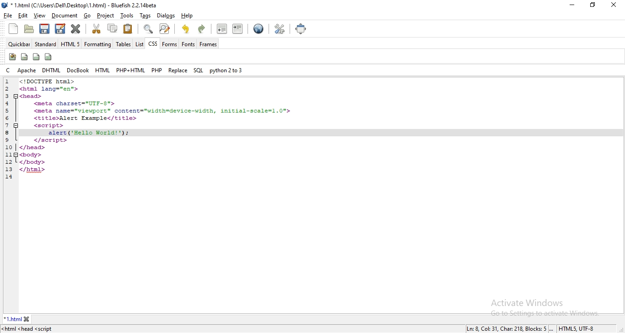  What do you see at coordinates (49, 140) in the screenshot?
I see `</script>` at bounding box center [49, 140].